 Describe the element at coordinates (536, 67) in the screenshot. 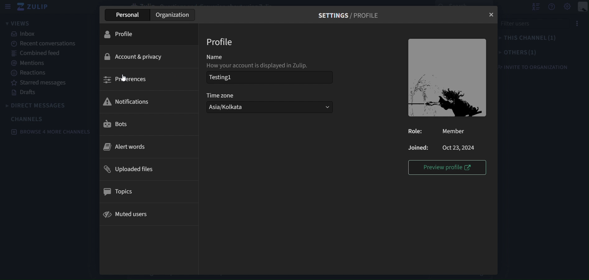

I see `invite to organization` at that location.